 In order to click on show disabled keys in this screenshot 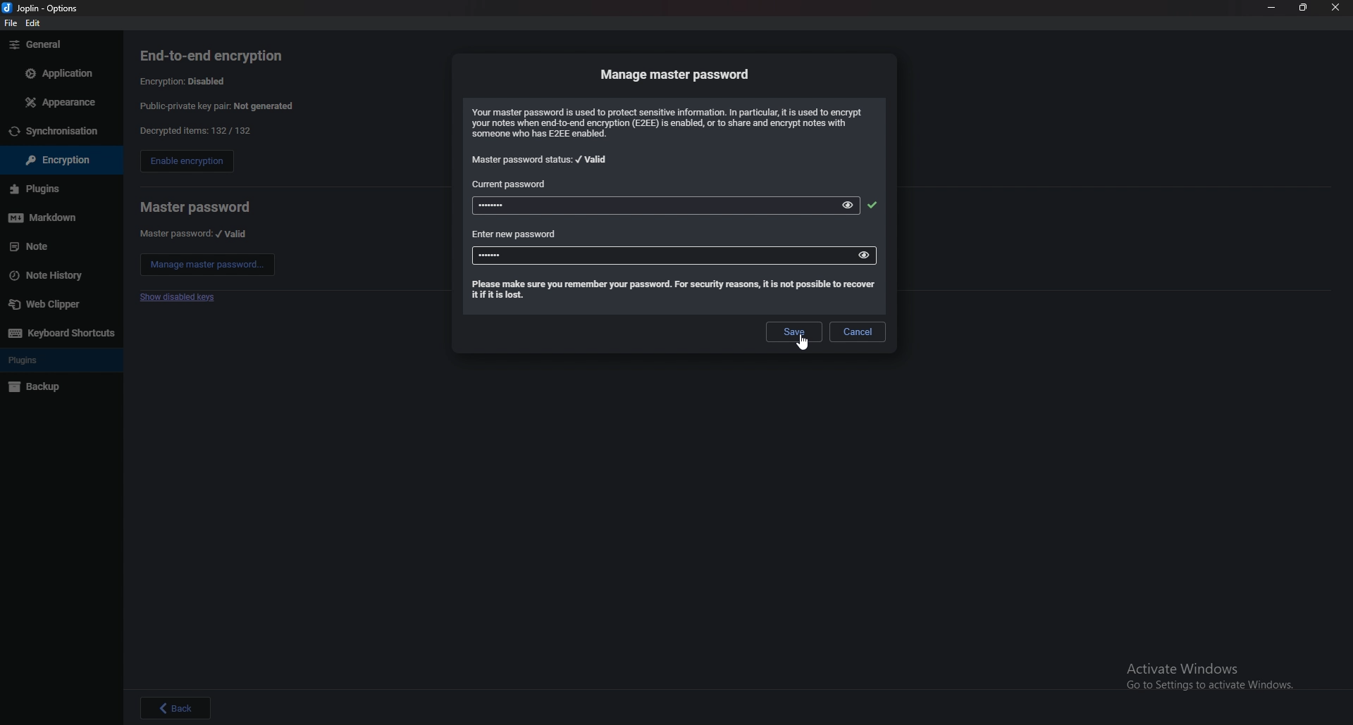, I will do `click(180, 298)`.